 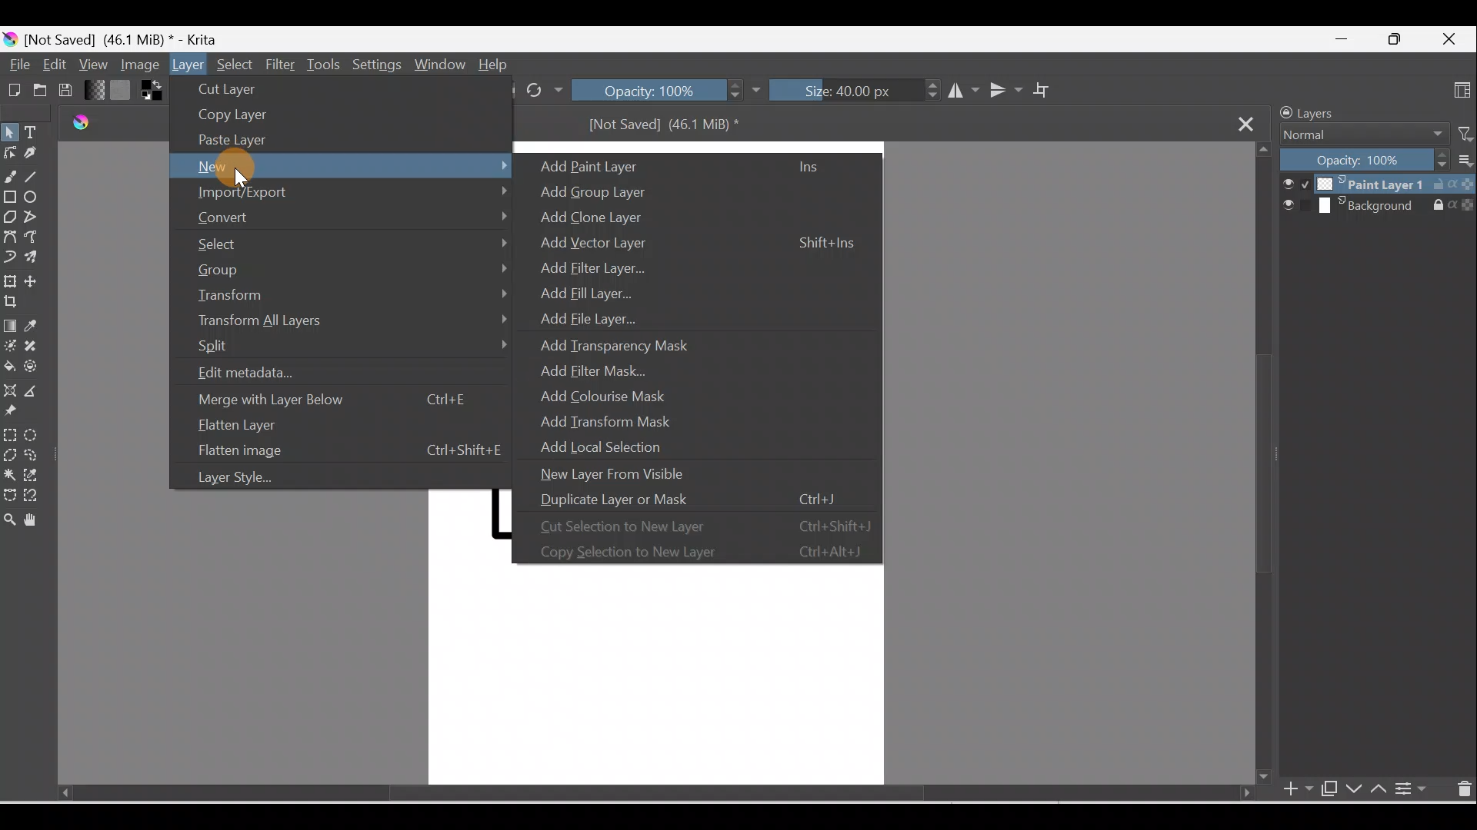 What do you see at coordinates (1377, 184) in the screenshot?
I see `Paint Layer 1` at bounding box center [1377, 184].